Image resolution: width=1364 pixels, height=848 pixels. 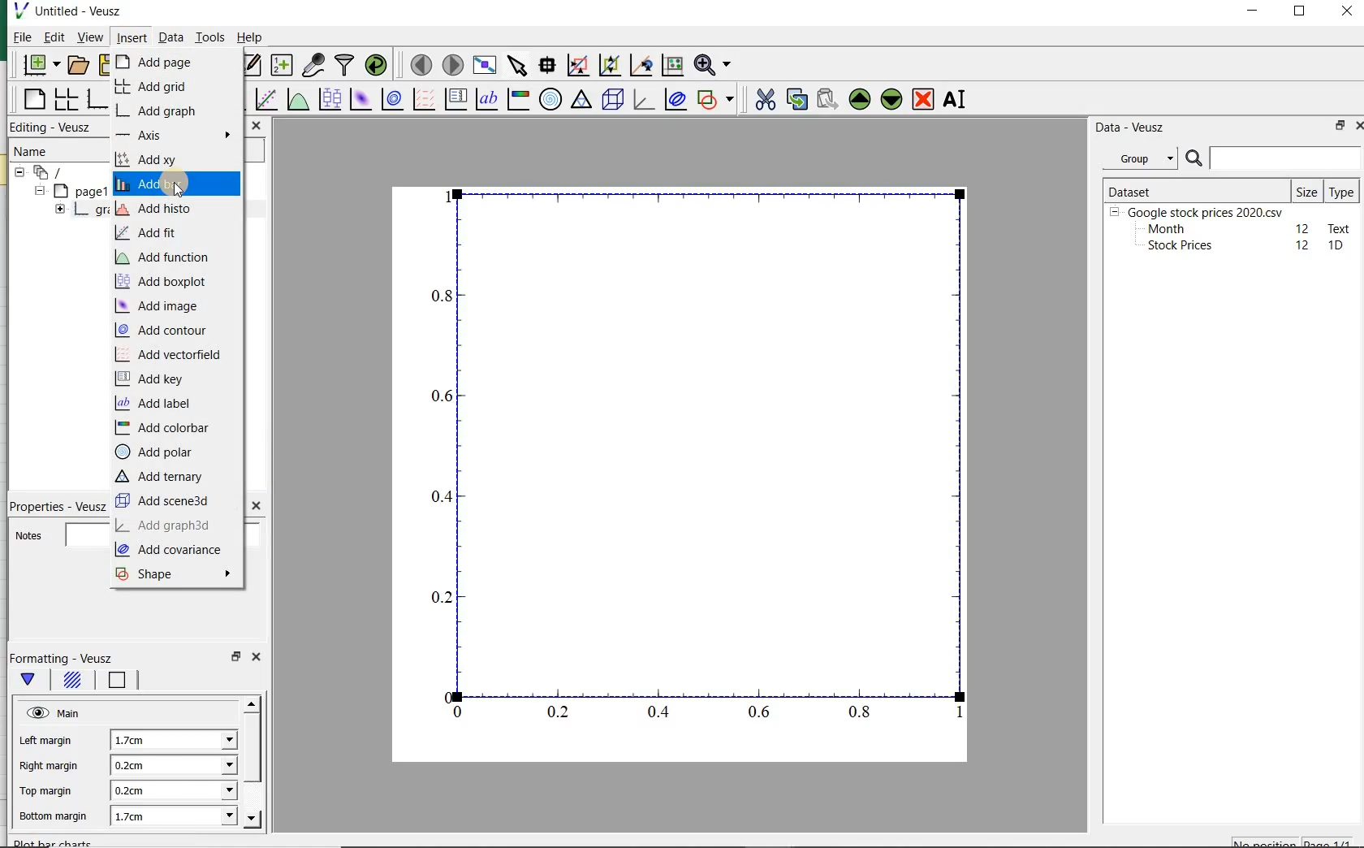 What do you see at coordinates (153, 379) in the screenshot?
I see `add key` at bounding box center [153, 379].